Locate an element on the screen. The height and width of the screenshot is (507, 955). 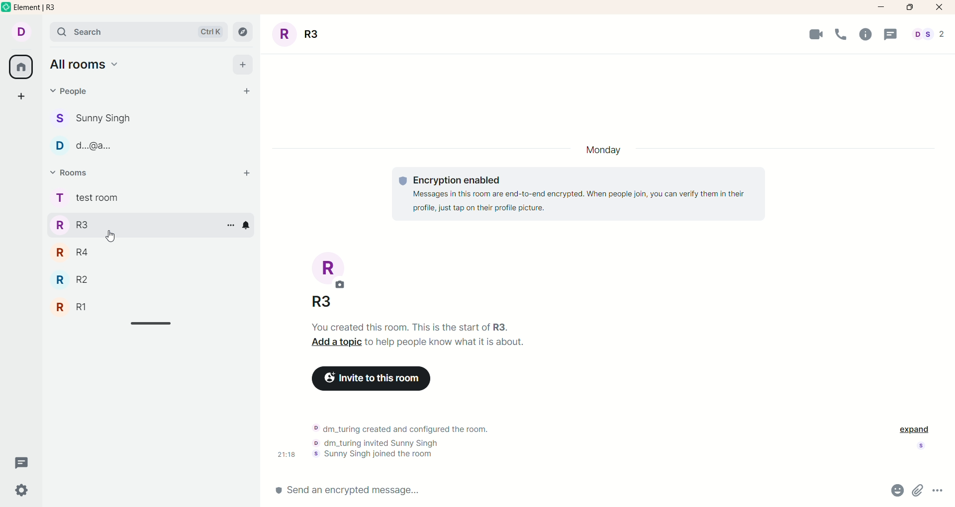
Message is located at coordinates (893, 33).